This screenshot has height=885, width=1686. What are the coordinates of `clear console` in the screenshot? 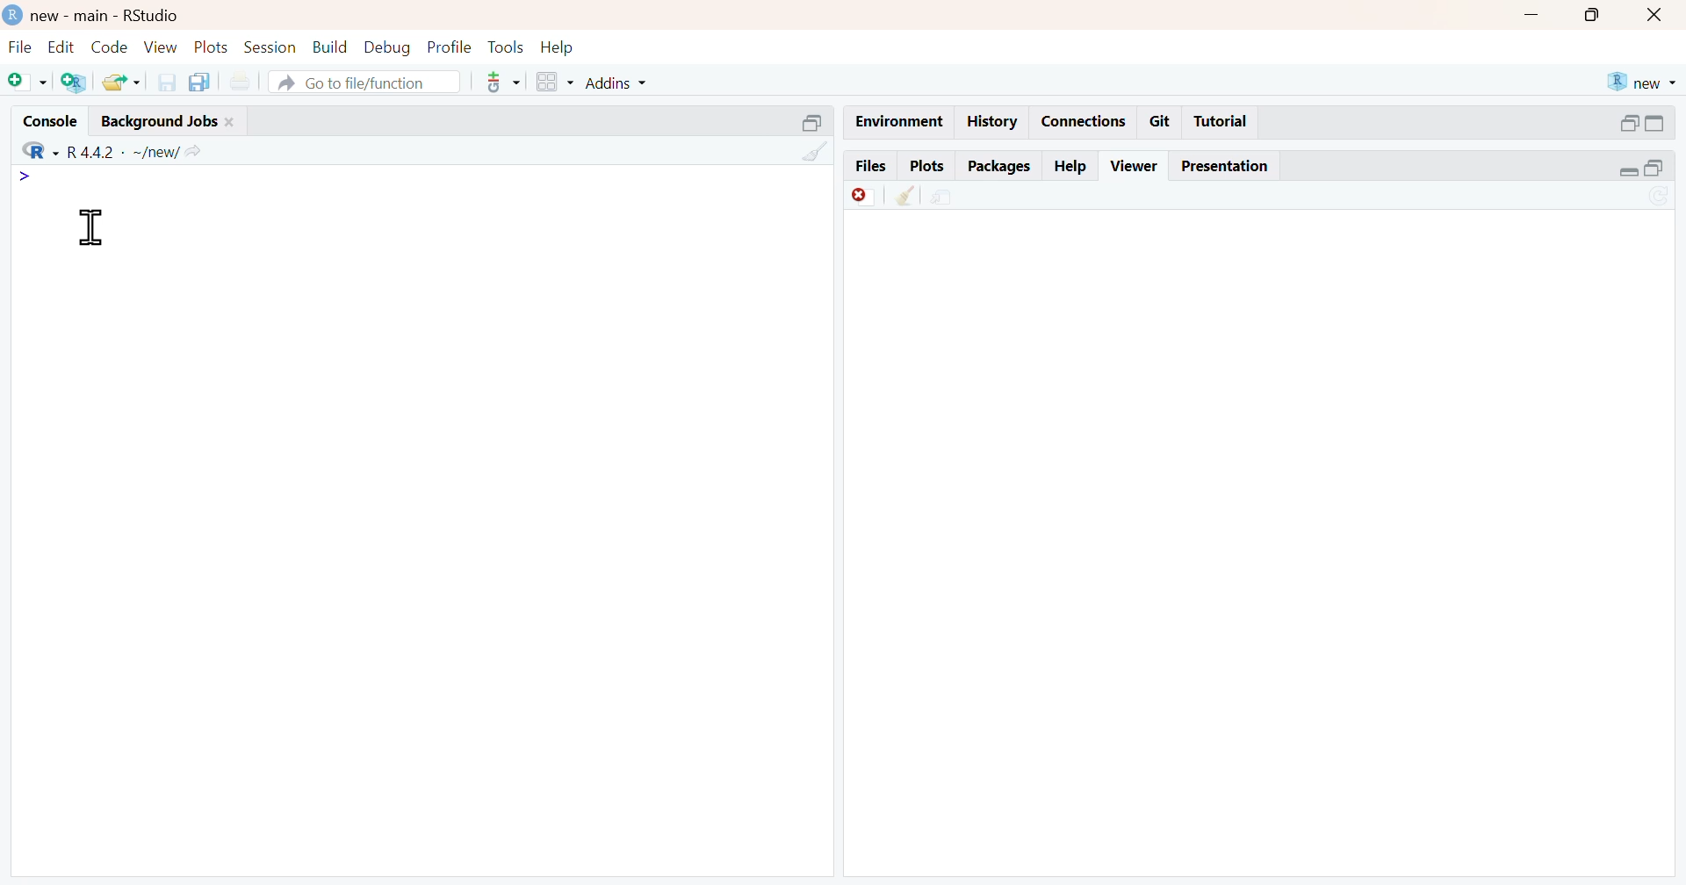 It's located at (814, 153).